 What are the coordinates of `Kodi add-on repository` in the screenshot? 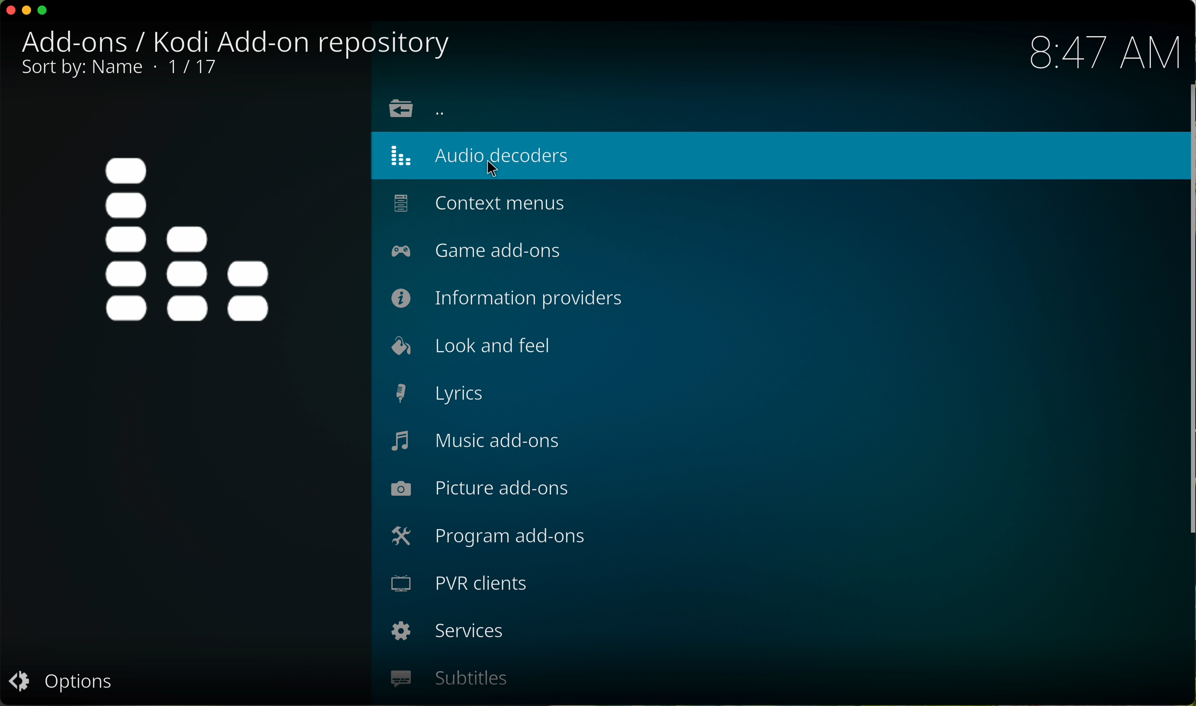 It's located at (303, 41).